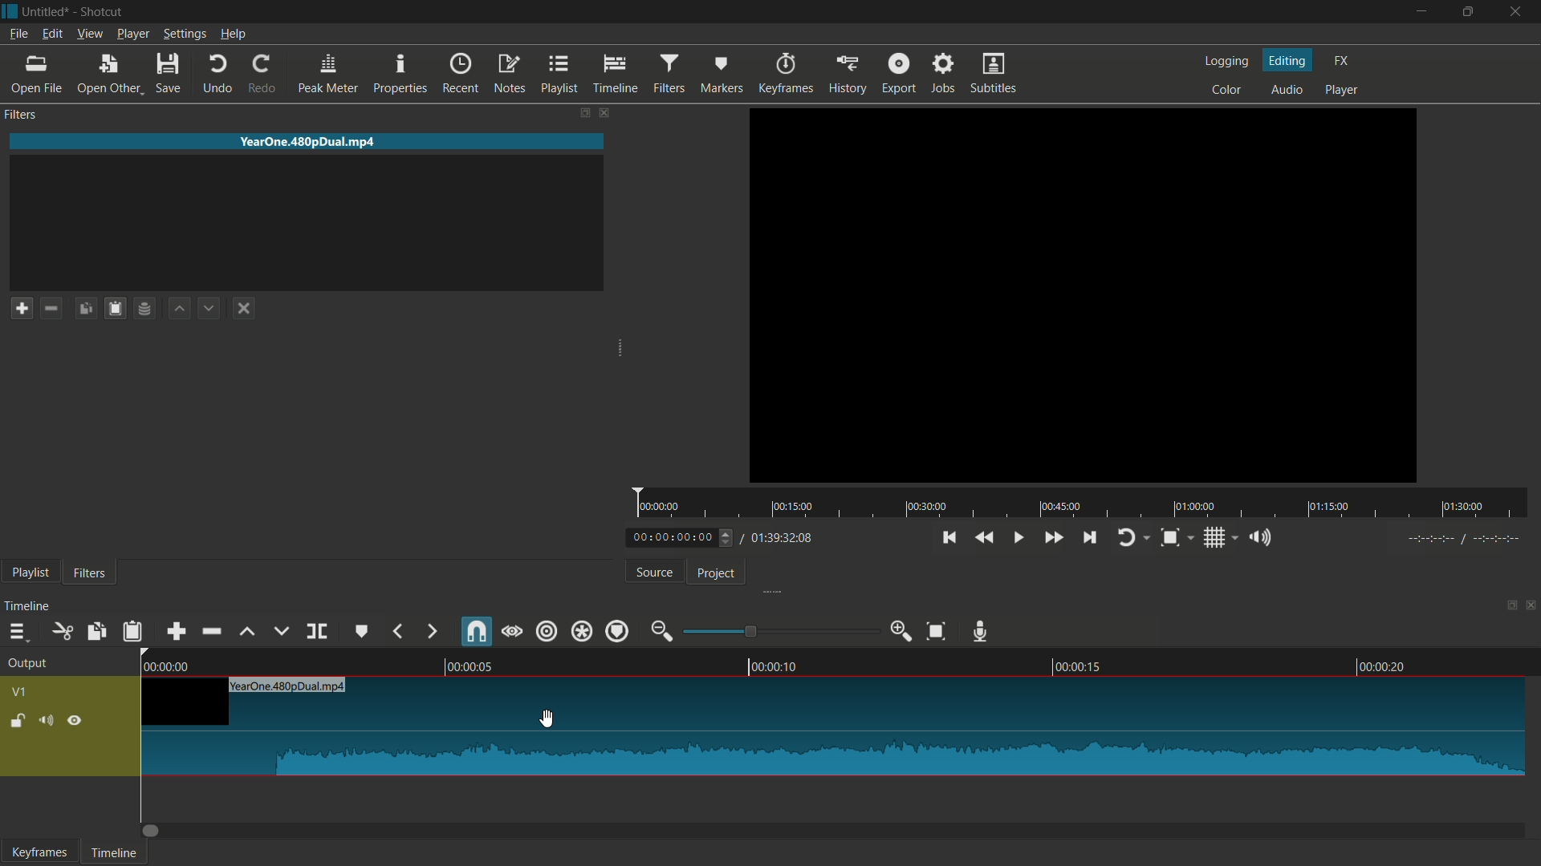  What do you see at coordinates (1082, 294) in the screenshot?
I see `preview window` at bounding box center [1082, 294].